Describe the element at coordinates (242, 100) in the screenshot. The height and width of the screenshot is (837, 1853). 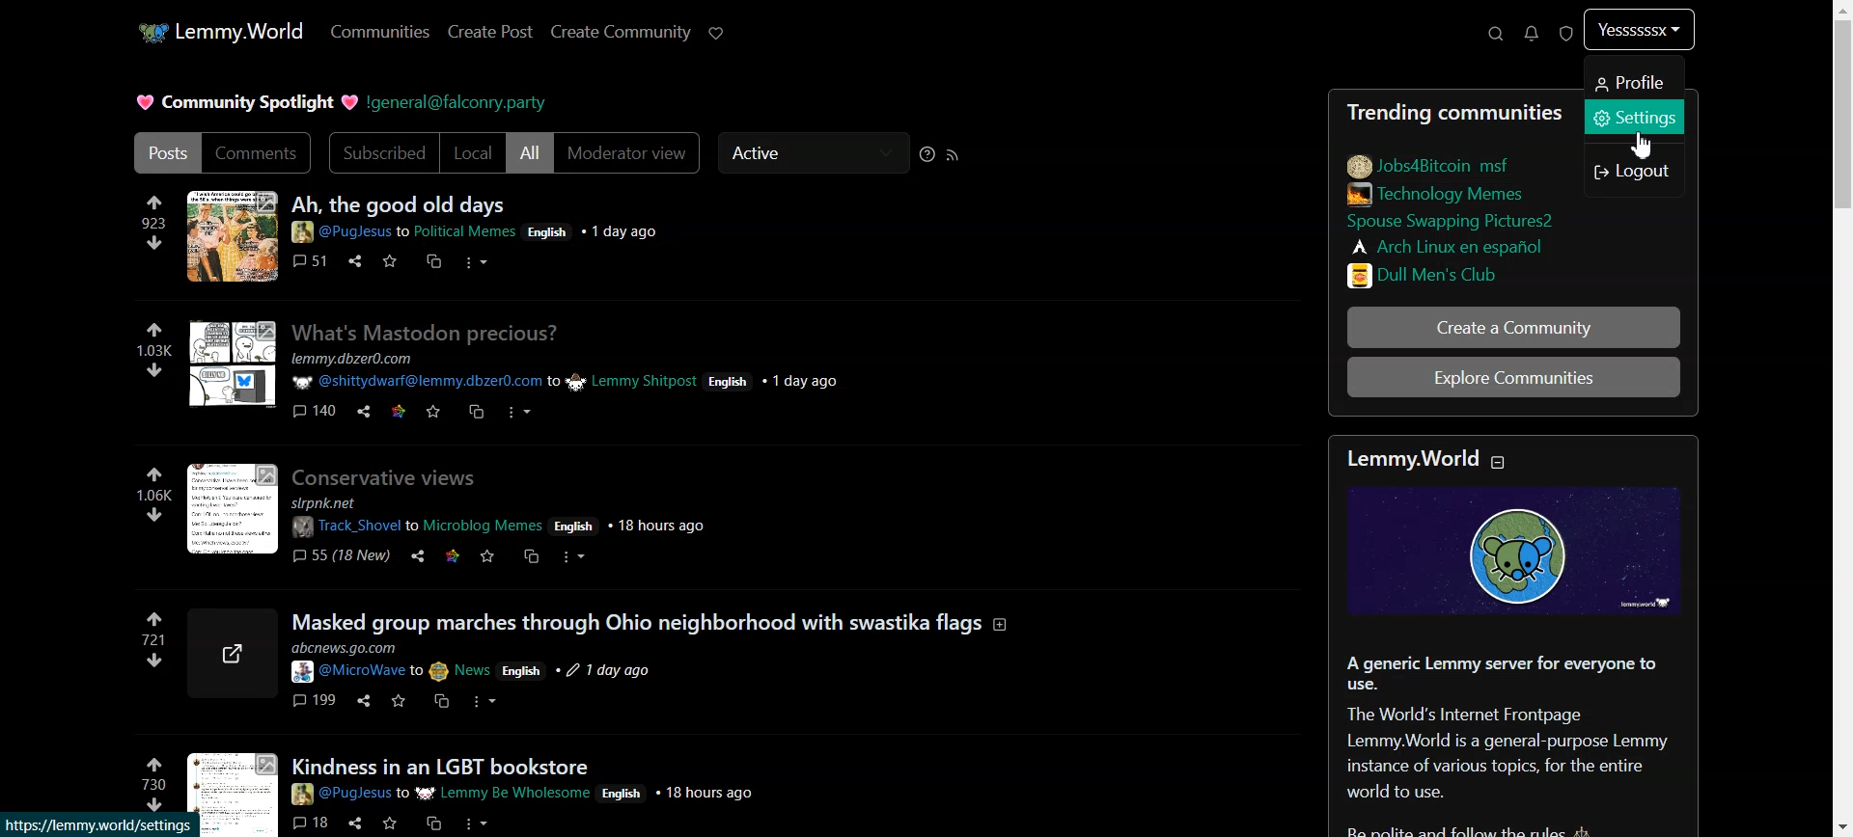
I see `Text` at that location.